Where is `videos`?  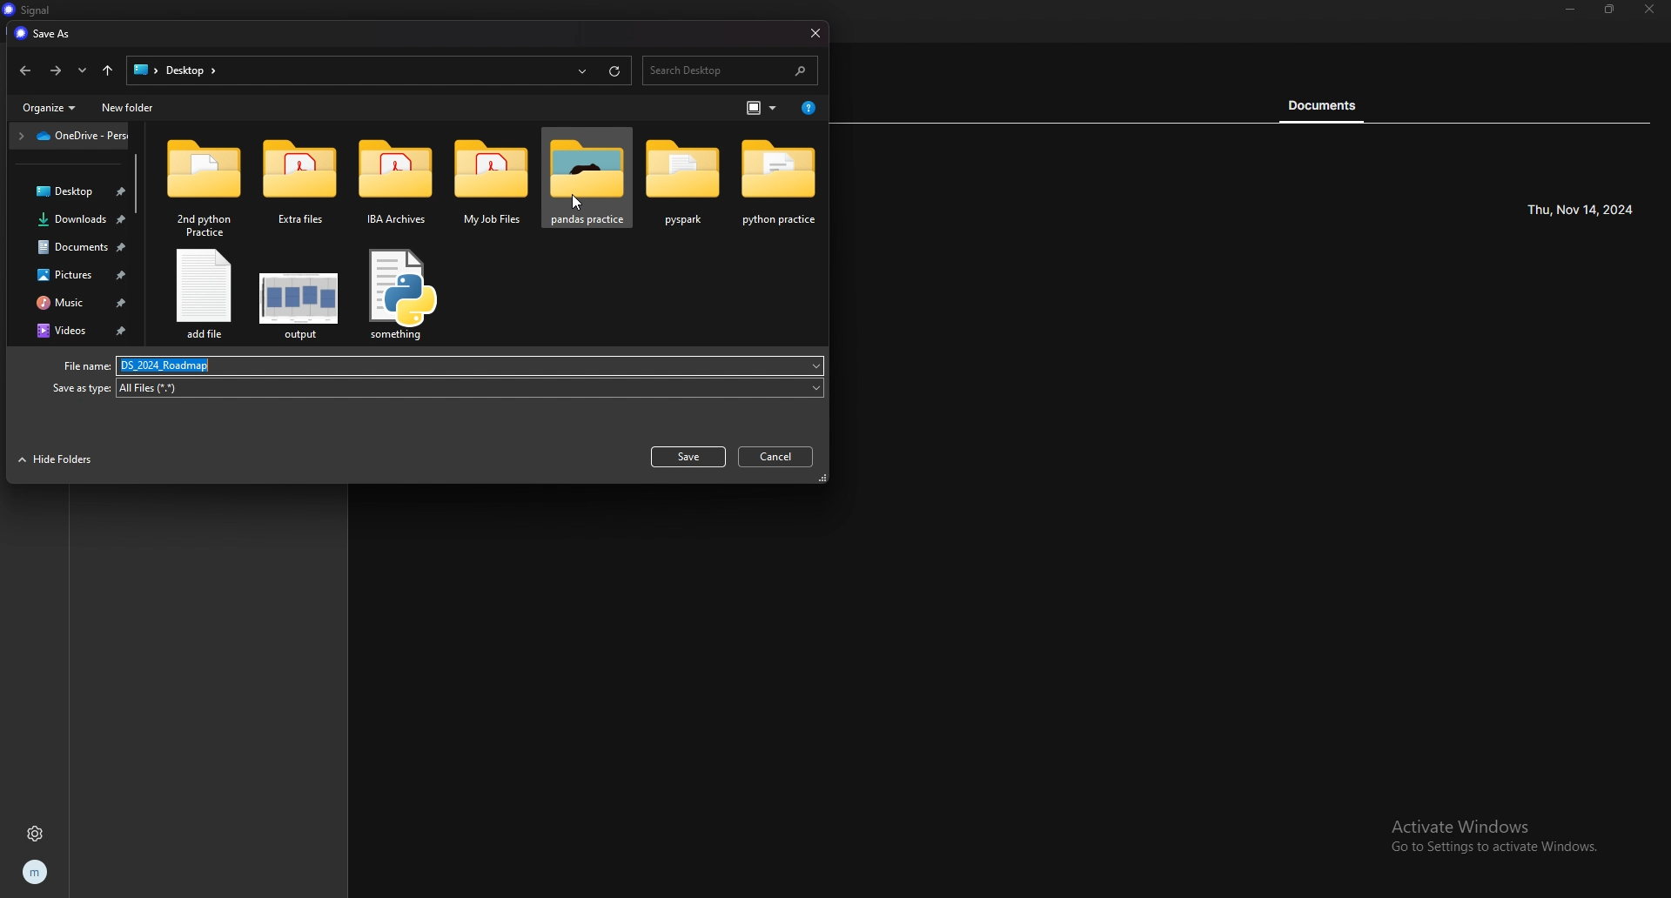 videos is located at coordinates (78, 330).